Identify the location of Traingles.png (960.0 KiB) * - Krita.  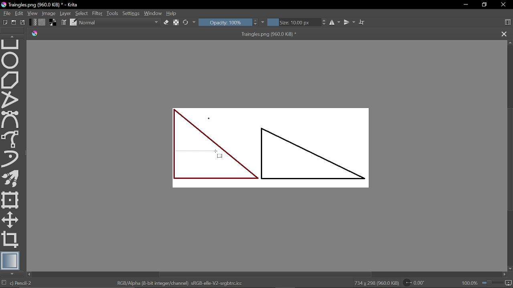
(40, 4).